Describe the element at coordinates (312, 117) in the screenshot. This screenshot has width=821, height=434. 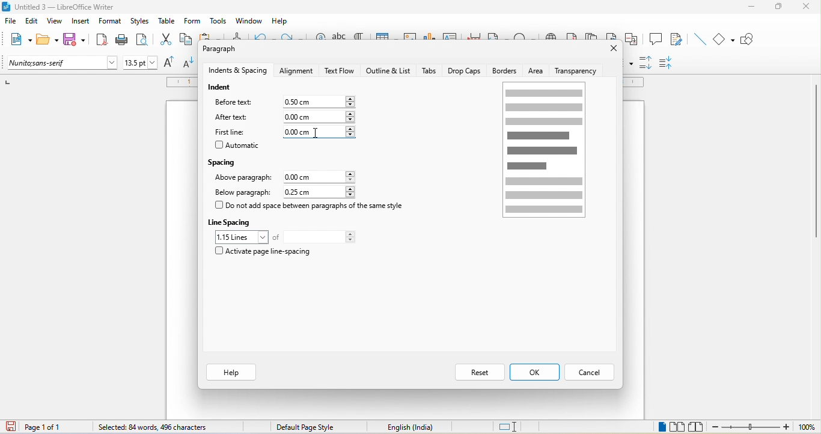
I see `0.00 cm` at that location.